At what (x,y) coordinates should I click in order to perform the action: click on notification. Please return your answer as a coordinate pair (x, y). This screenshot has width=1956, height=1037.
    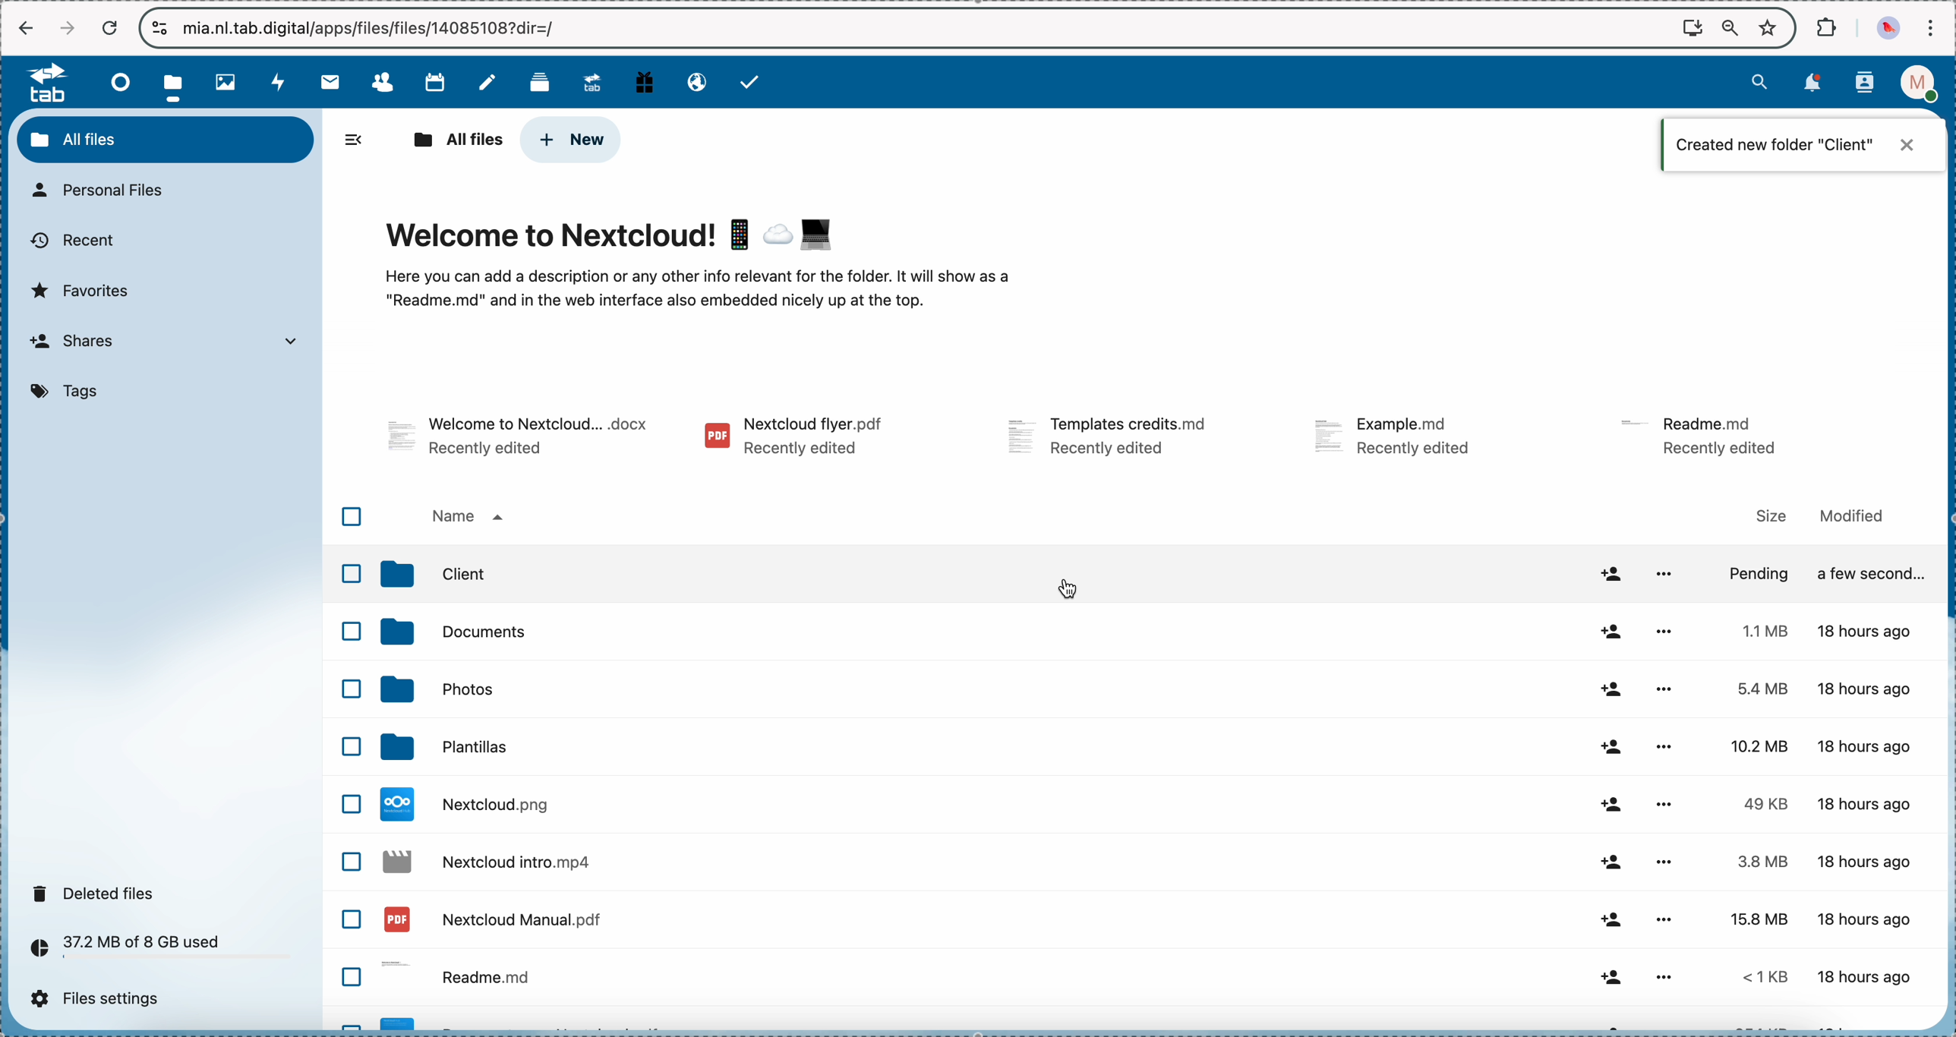
    Looking at the image, I should click on (1804, 144).